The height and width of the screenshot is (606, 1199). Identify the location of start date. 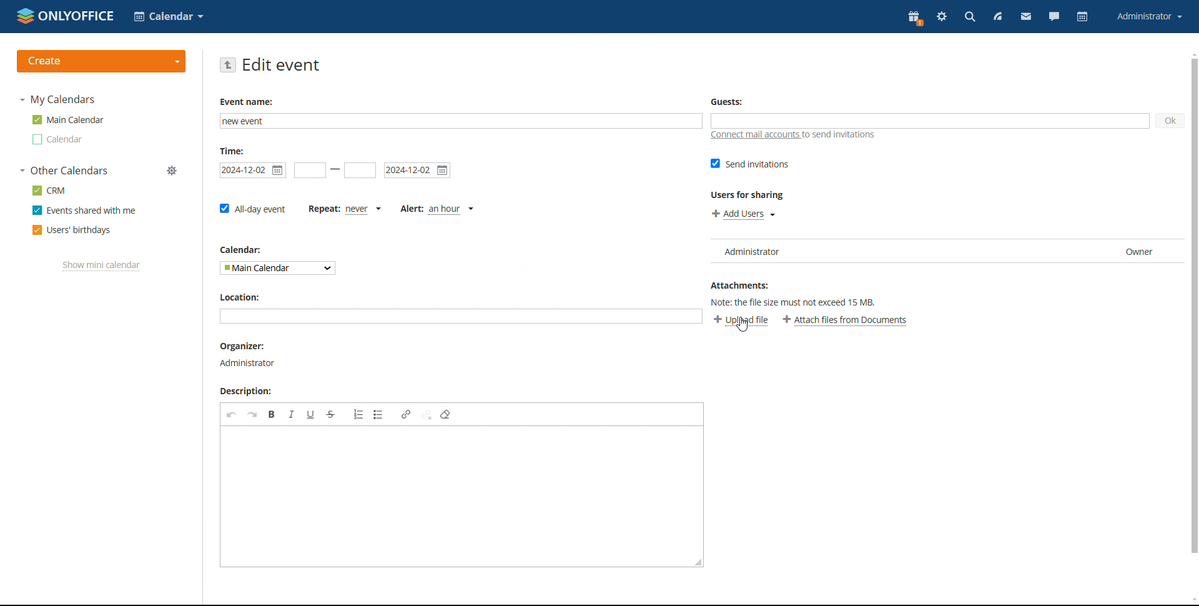
(253, 171).